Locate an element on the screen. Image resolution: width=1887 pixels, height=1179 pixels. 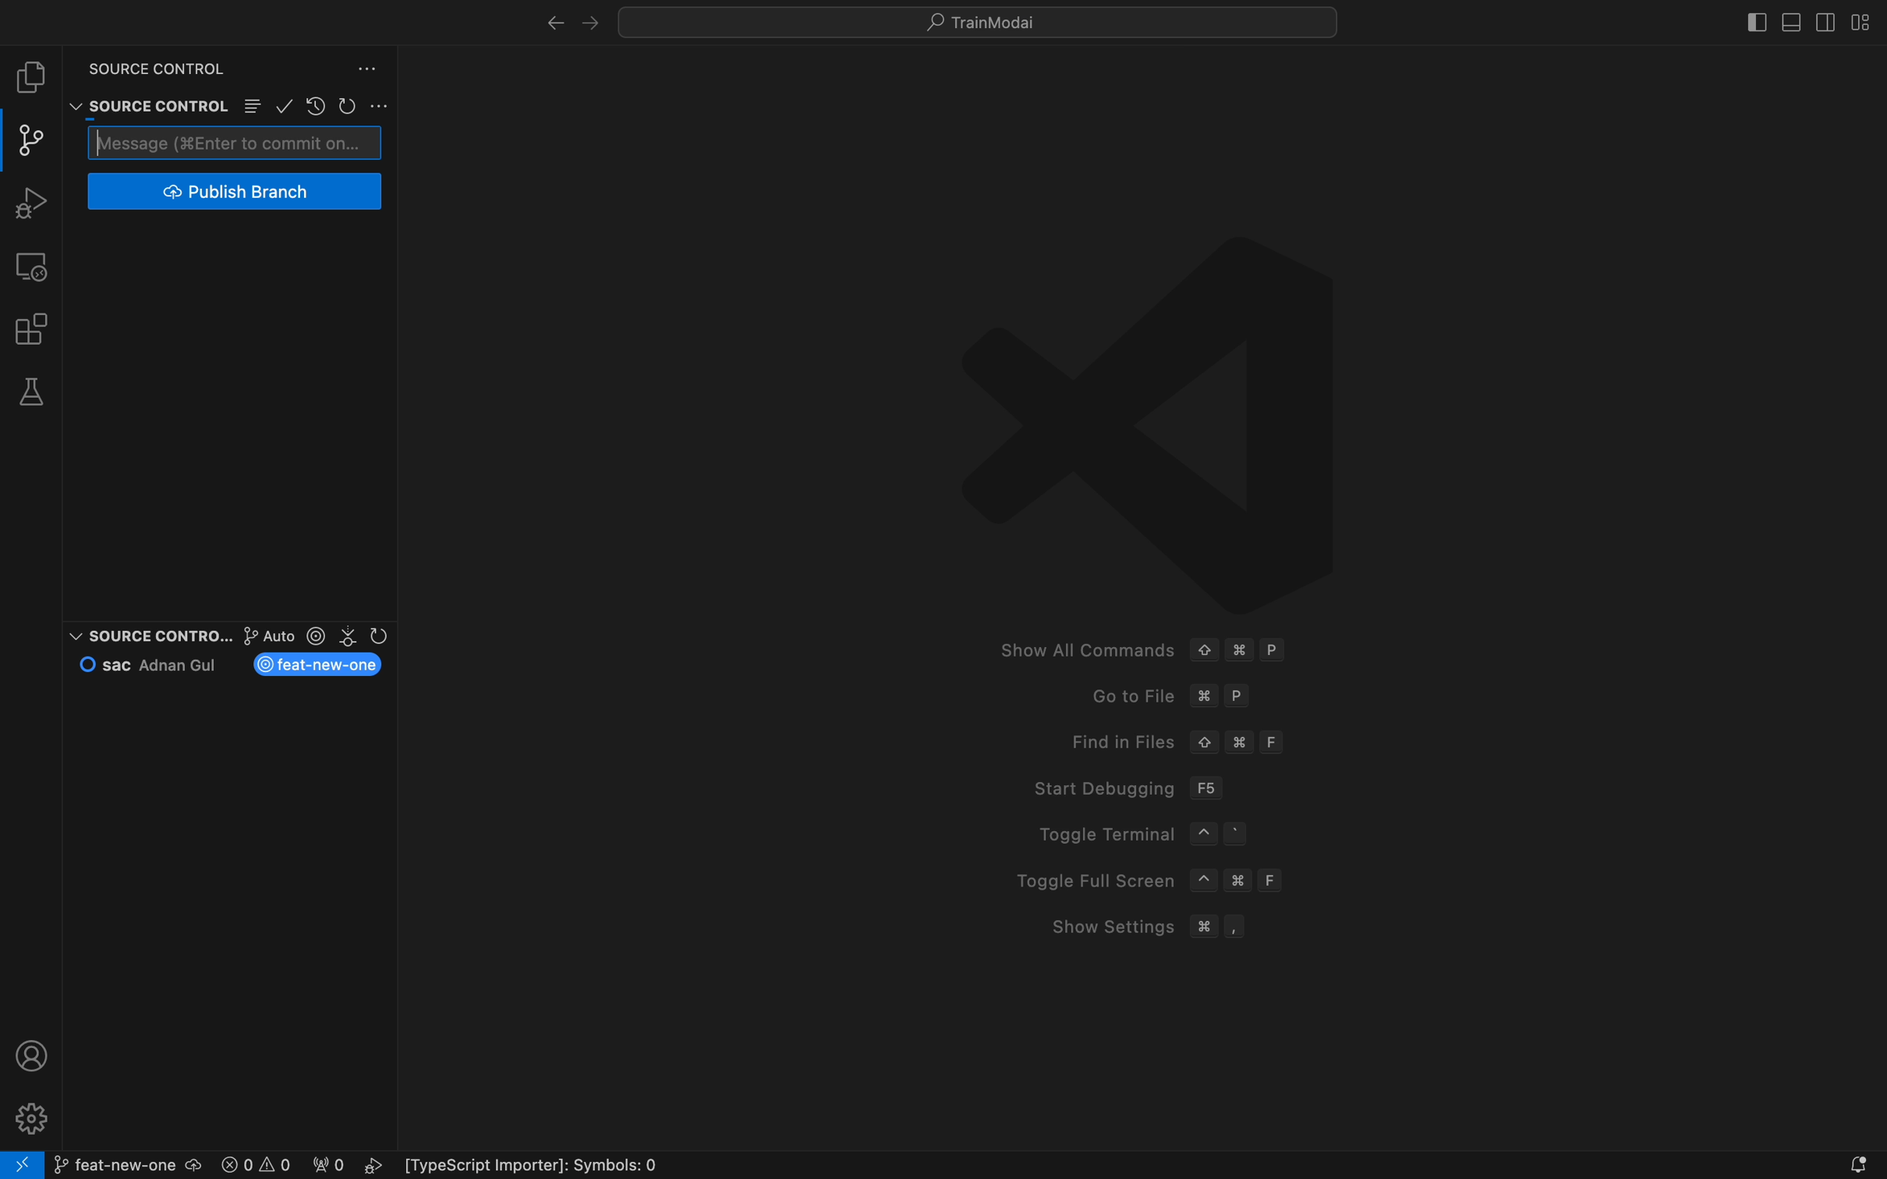
source is located at coordinates (143, 104).